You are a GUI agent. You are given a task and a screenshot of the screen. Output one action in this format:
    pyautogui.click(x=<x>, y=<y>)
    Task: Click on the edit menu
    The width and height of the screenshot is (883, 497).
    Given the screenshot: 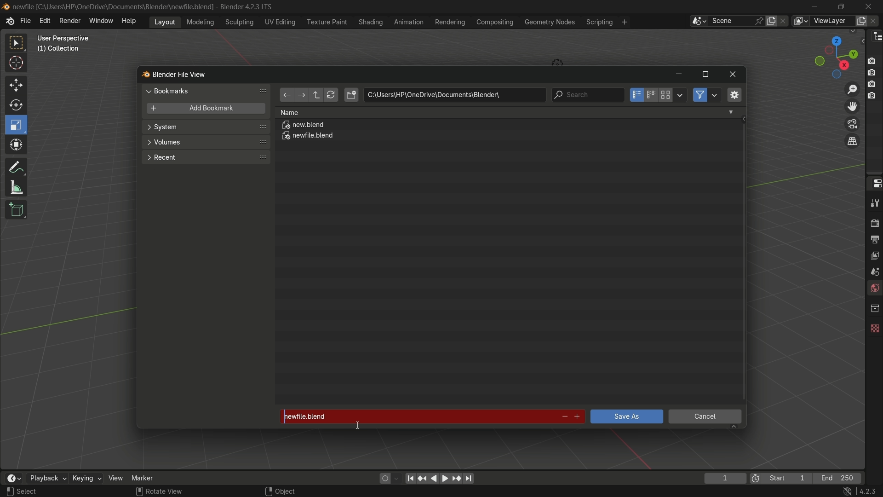 What is the action you would take?
    pyautogui.click(x=45, y=21)
    